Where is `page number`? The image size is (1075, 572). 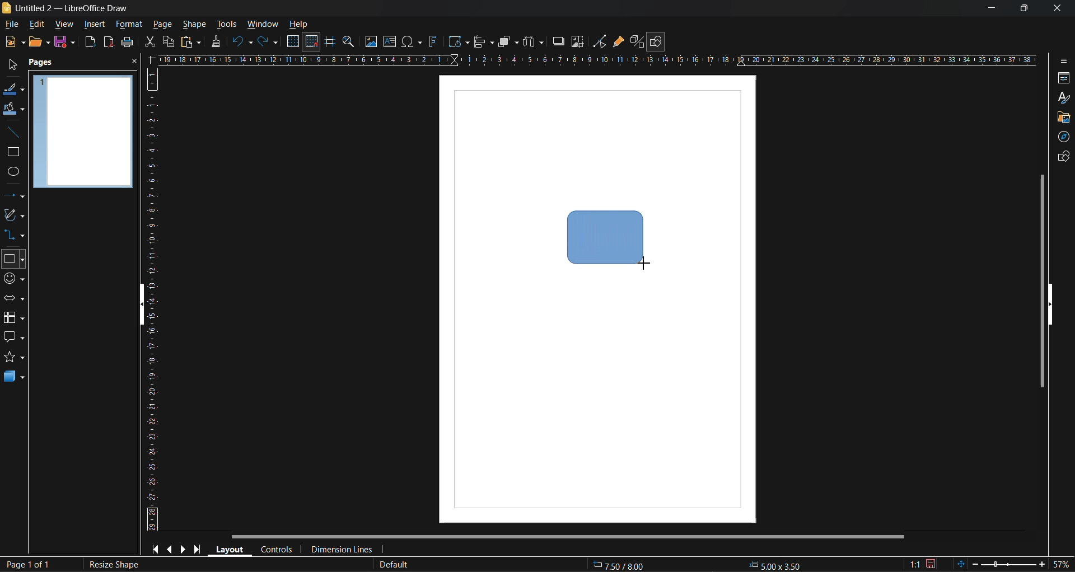 page number is located at coordinates (26, 565).